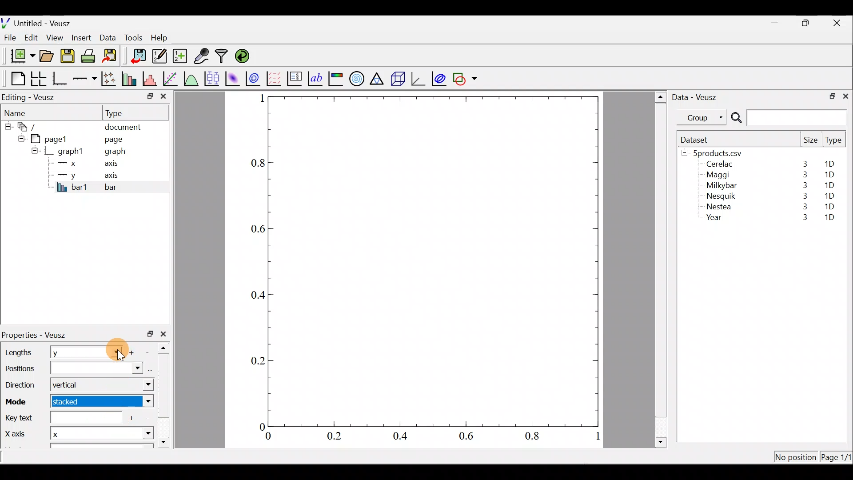 This screenshot has height=480, width=853. What do you see at coordinates (534, 436) in the screenshot?
I see `0.8` at bounding box center [534, 436].